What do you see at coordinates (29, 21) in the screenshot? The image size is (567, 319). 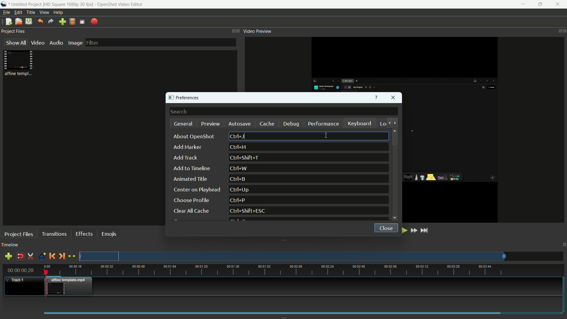 I see `save file` at bounding box center [29, 21].